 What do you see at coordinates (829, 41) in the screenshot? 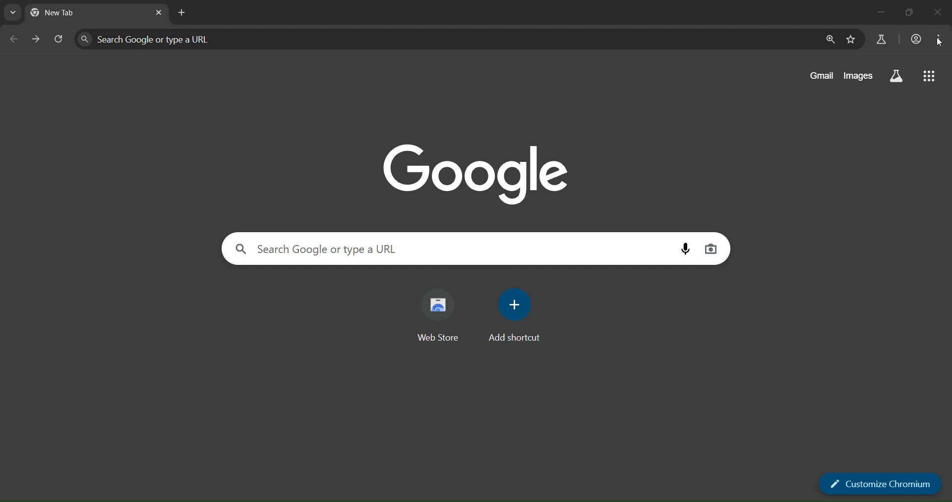
I see `zoom in` at bounding box center [829, 41].